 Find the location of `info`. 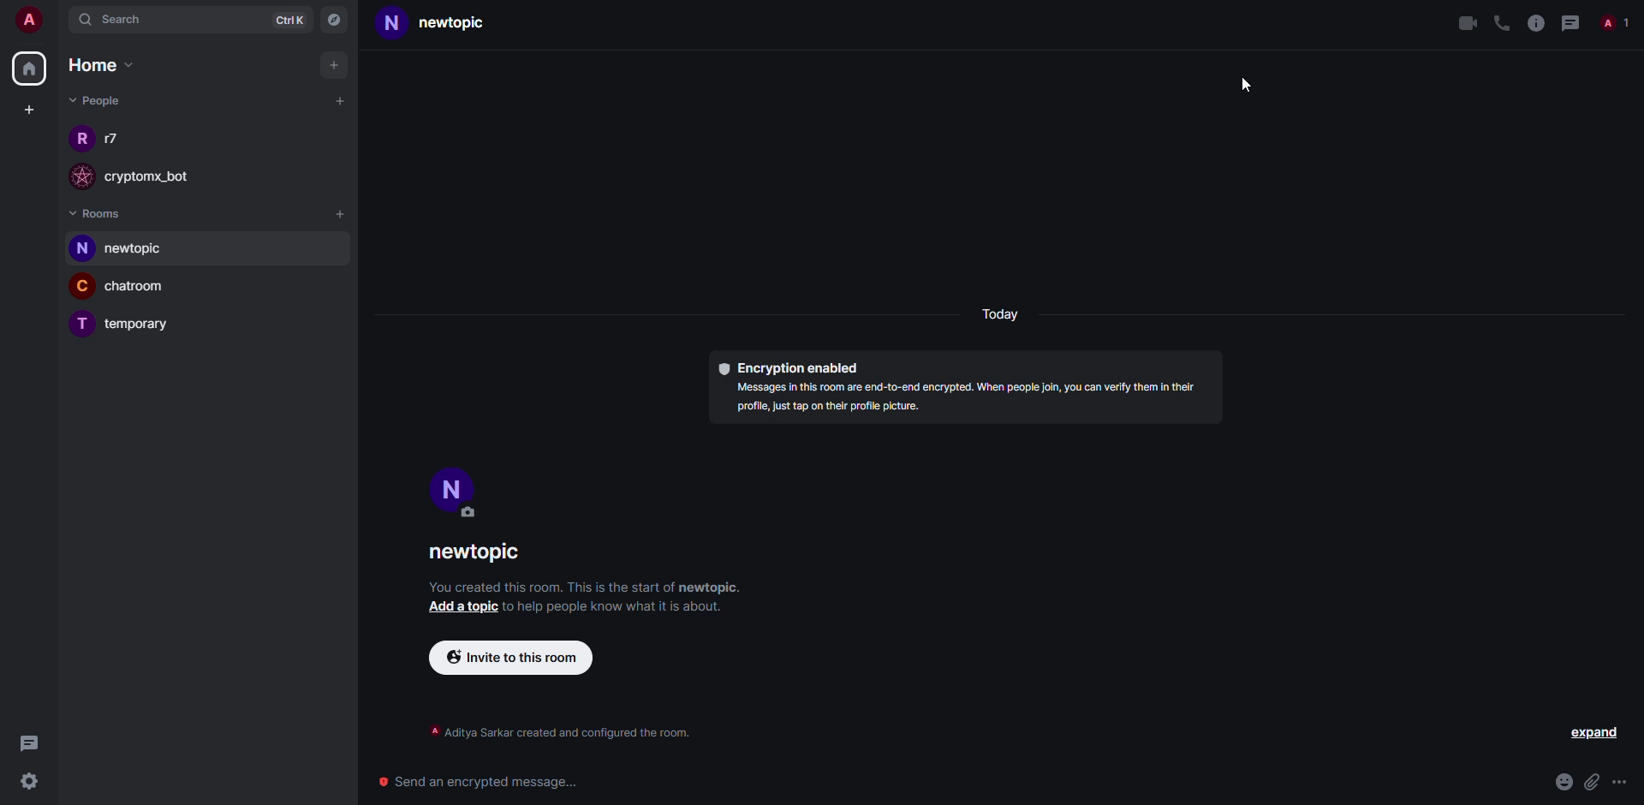

info is located at coordinates (586, 587).